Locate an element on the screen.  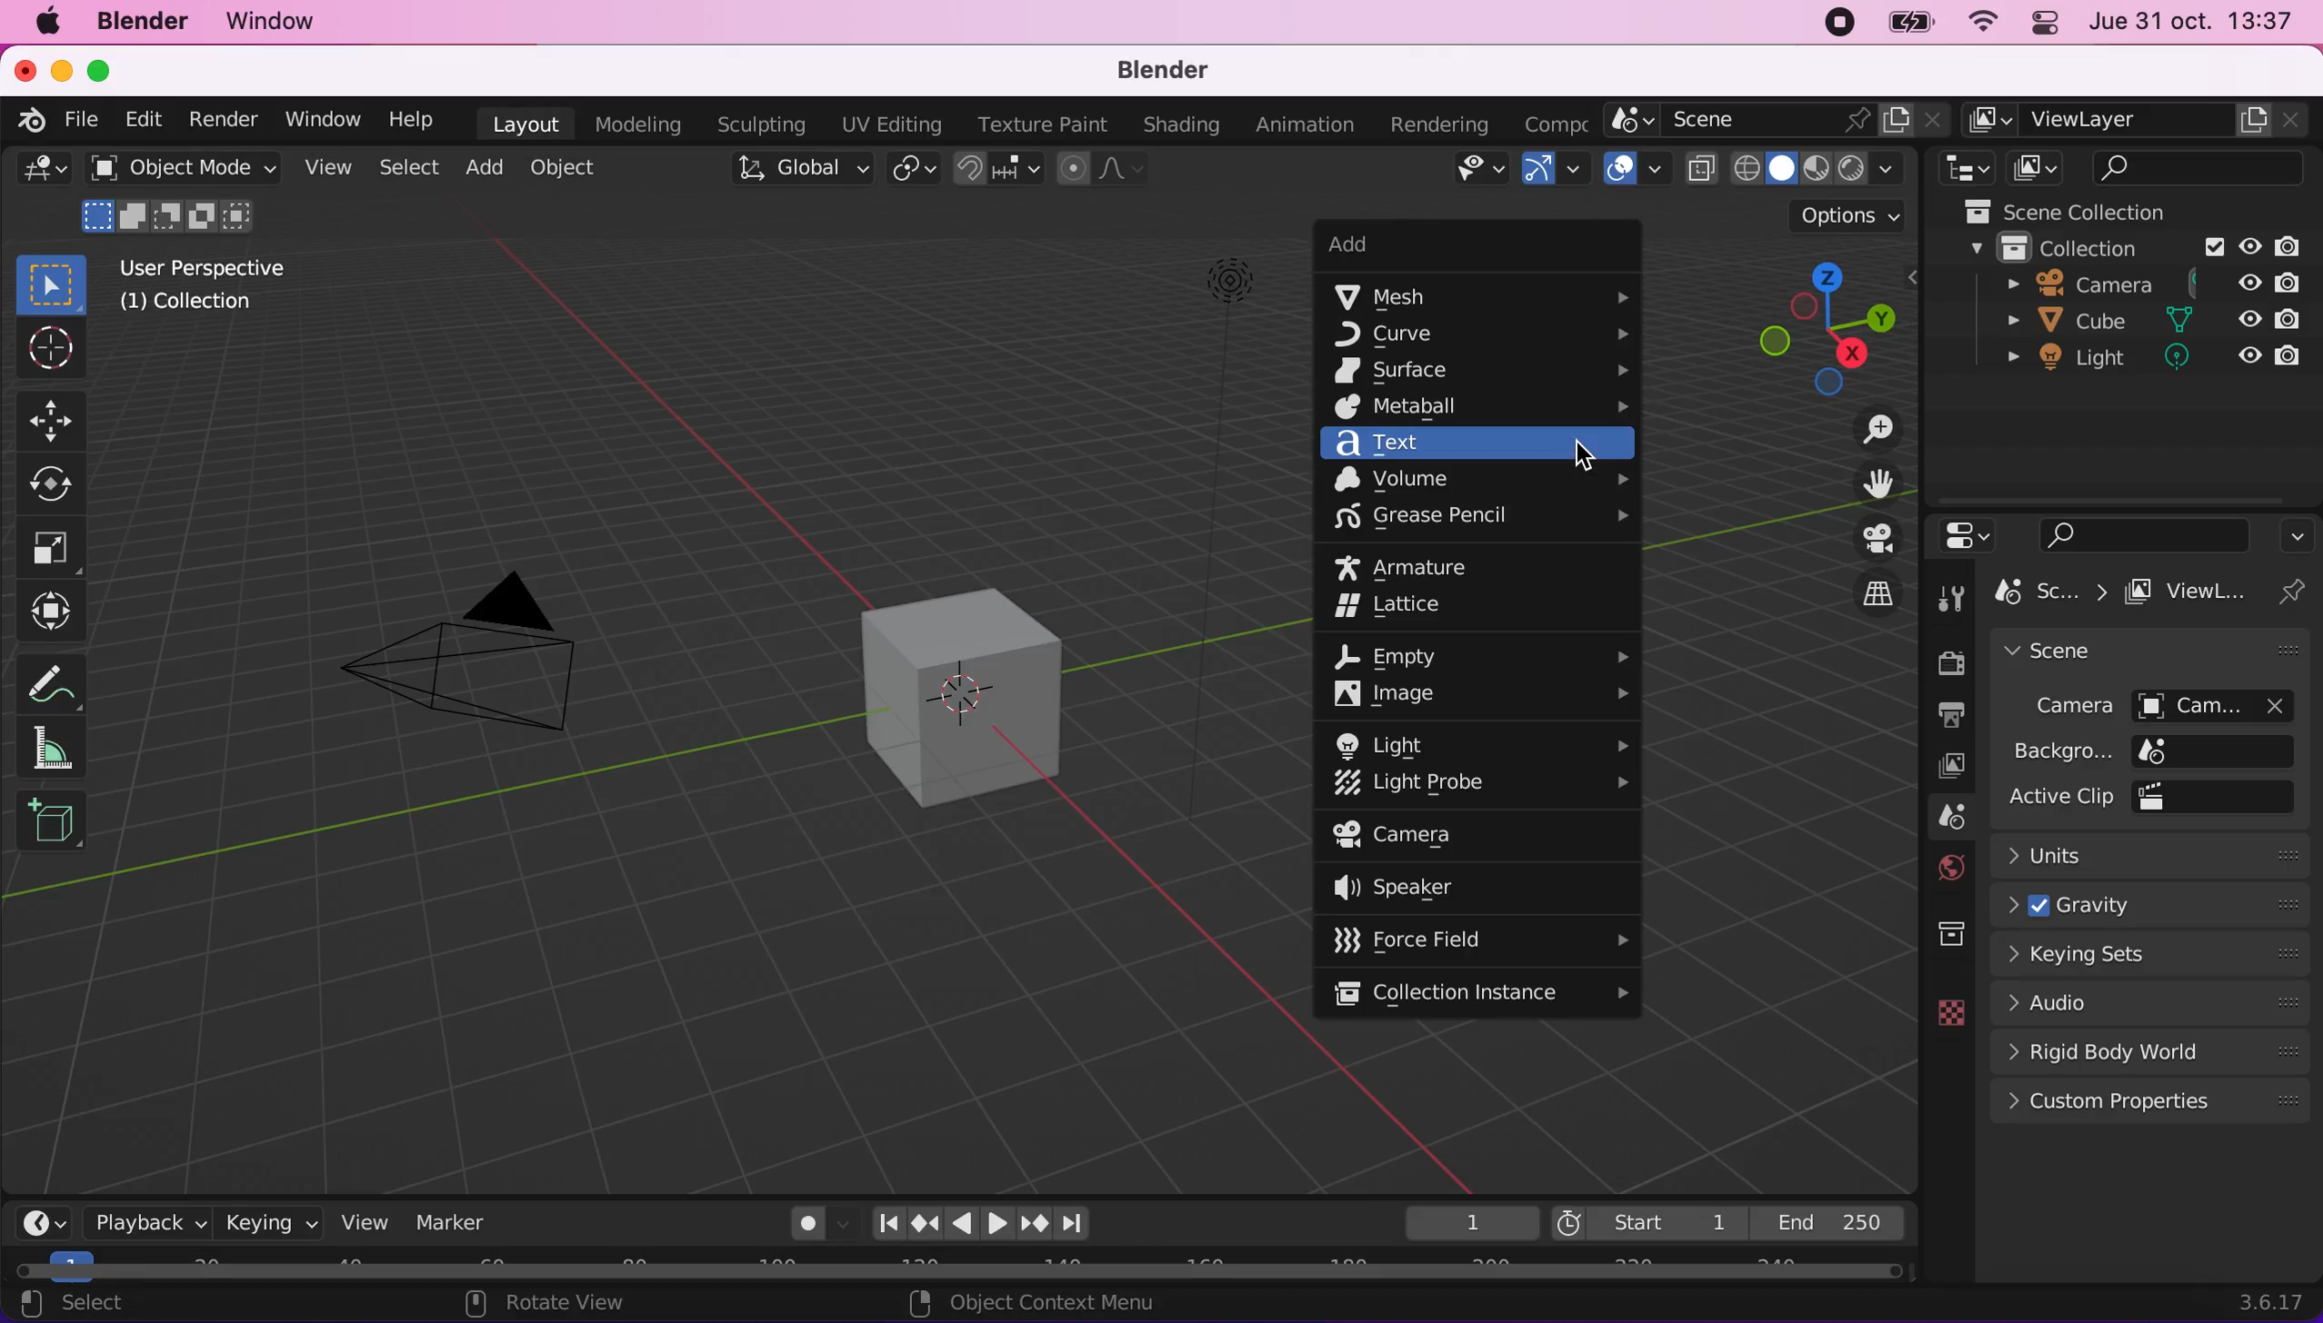
light is located at coordinates (1486, 741).